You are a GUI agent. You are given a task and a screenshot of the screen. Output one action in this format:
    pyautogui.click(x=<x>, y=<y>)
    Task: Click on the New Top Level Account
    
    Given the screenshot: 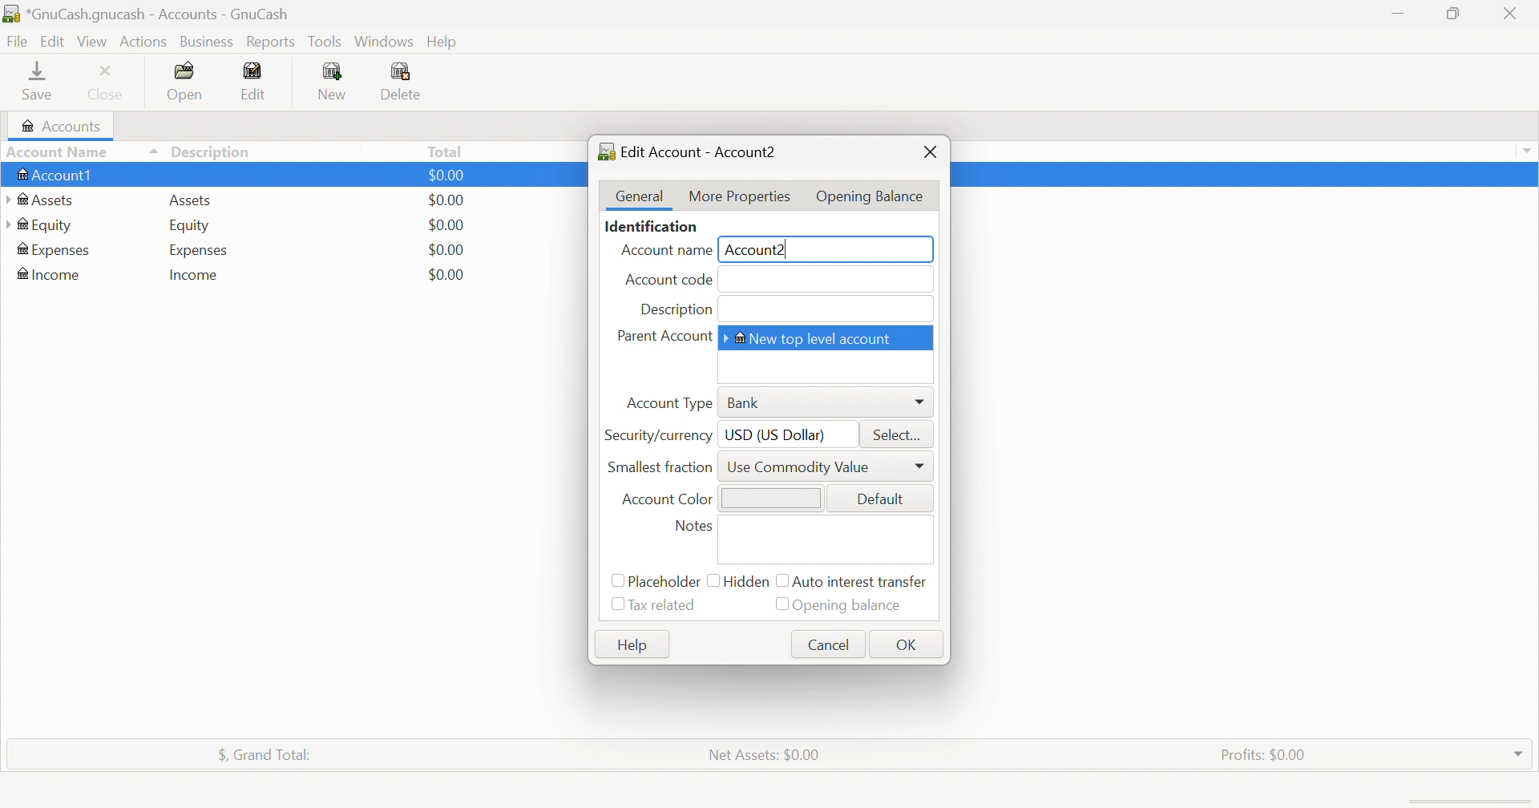 What is the action you would take?
    pyautogui.click(x=815, y=338)
    